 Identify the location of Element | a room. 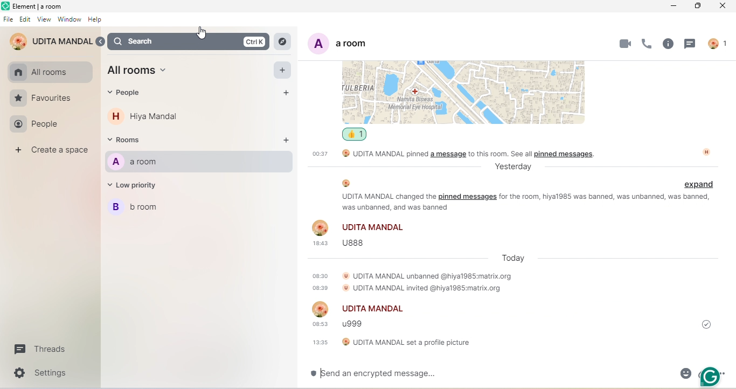
(38, 6).